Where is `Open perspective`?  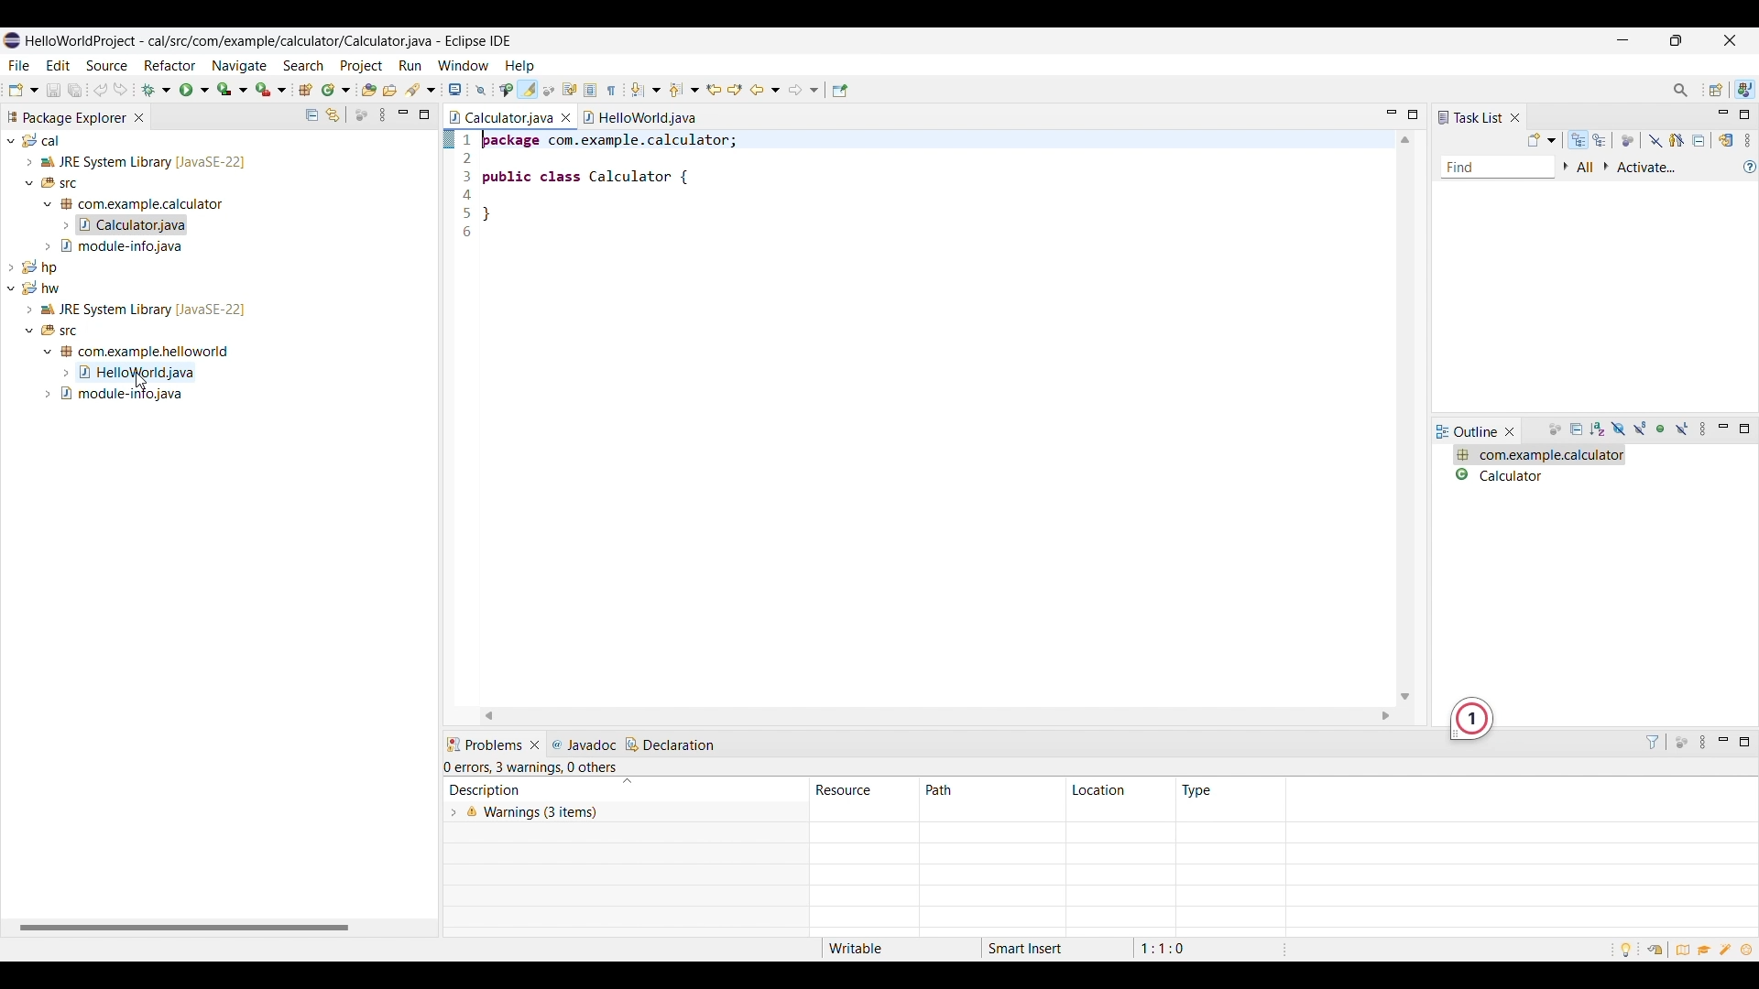
Open perspective is located at coordinates (1717, 90).